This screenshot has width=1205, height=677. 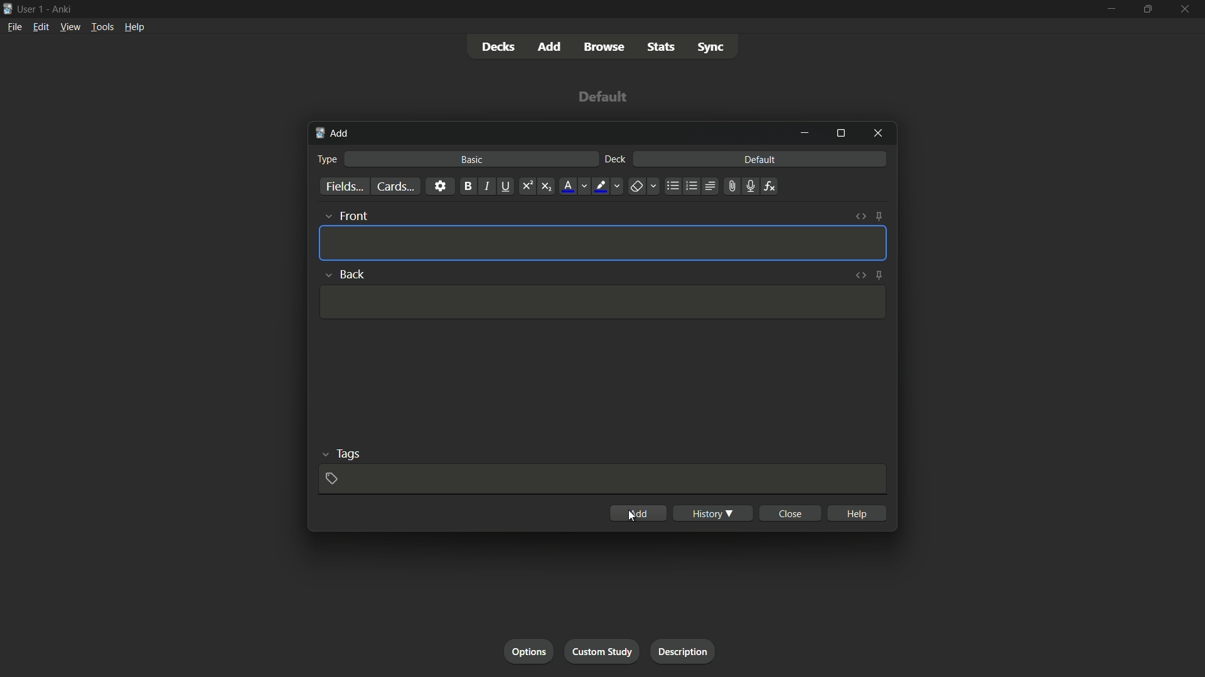 I want to click on browse, so click(x=604, y=47).